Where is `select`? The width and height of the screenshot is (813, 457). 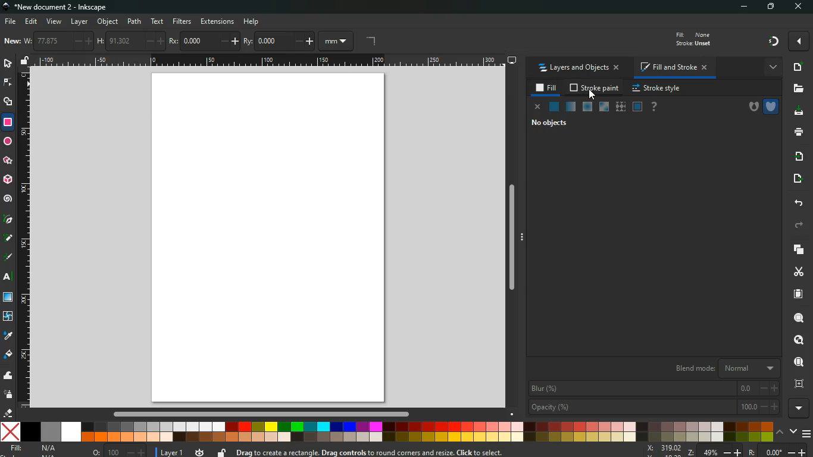
select is located at coordinates (7, 64).